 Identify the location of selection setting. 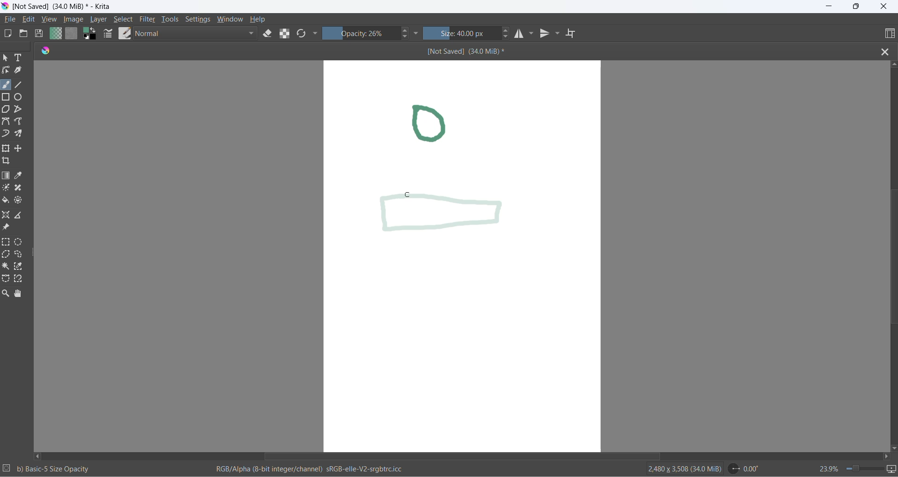
(7, 469).